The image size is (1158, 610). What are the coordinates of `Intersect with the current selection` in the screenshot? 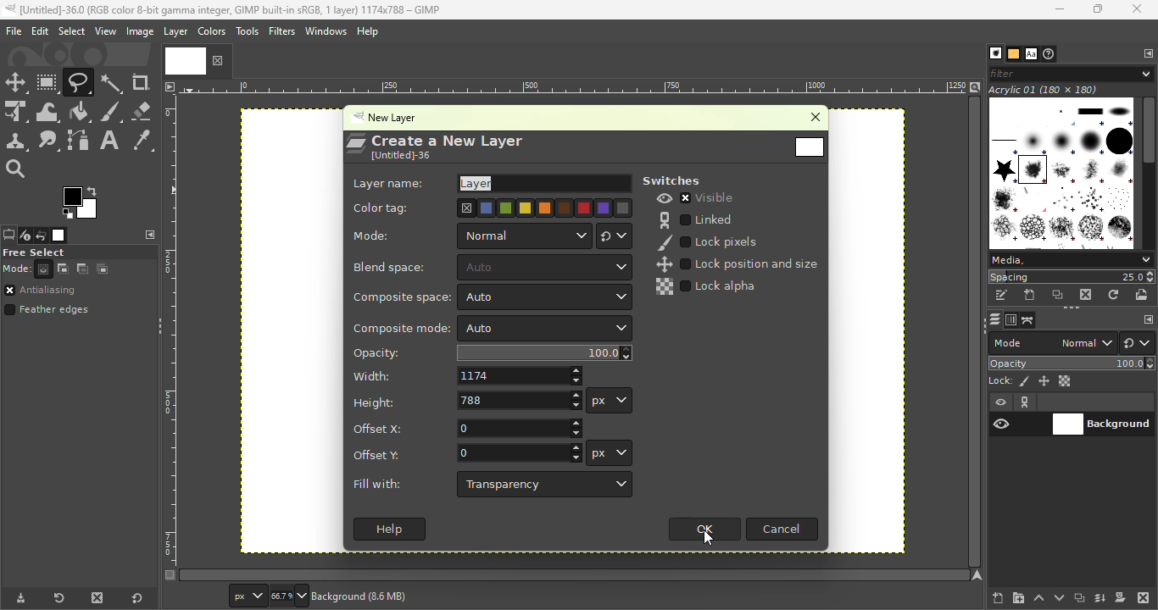 It's located at (107, 269).